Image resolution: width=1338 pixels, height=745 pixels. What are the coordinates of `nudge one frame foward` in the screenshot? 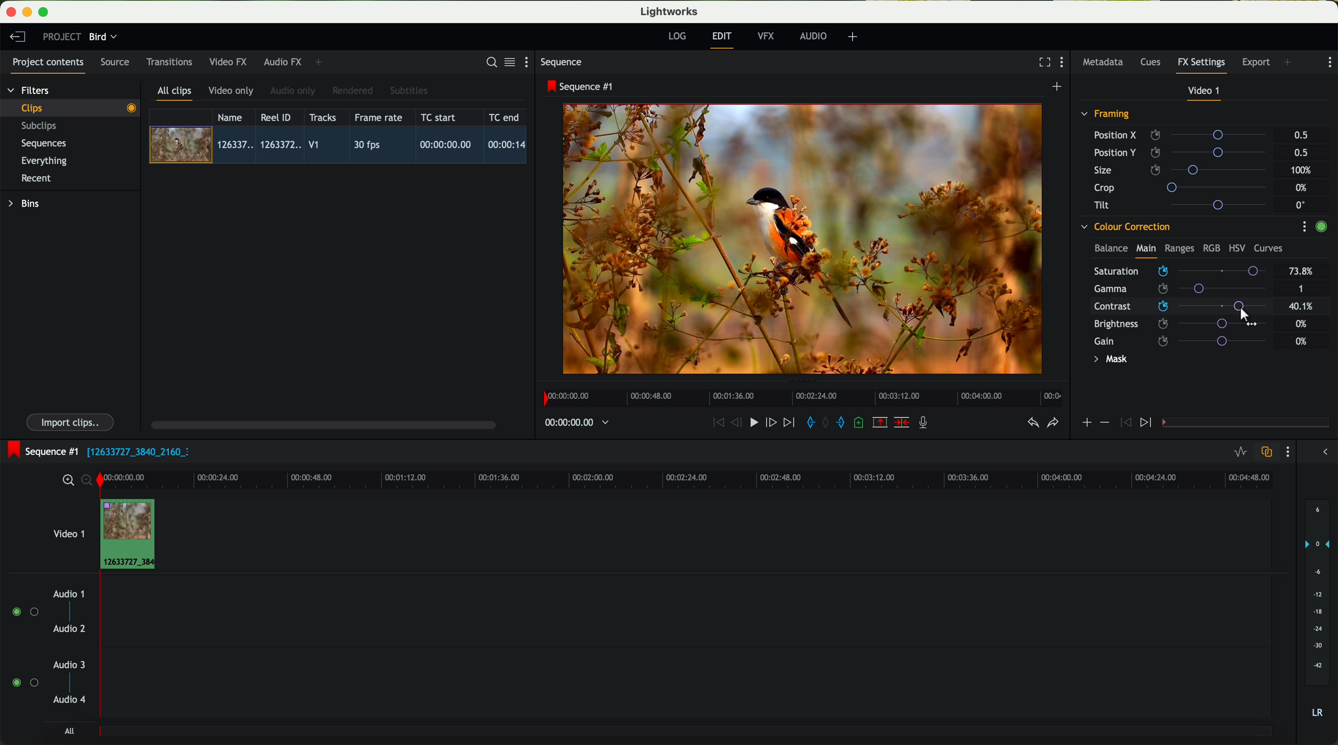 It's located at (772, 423).